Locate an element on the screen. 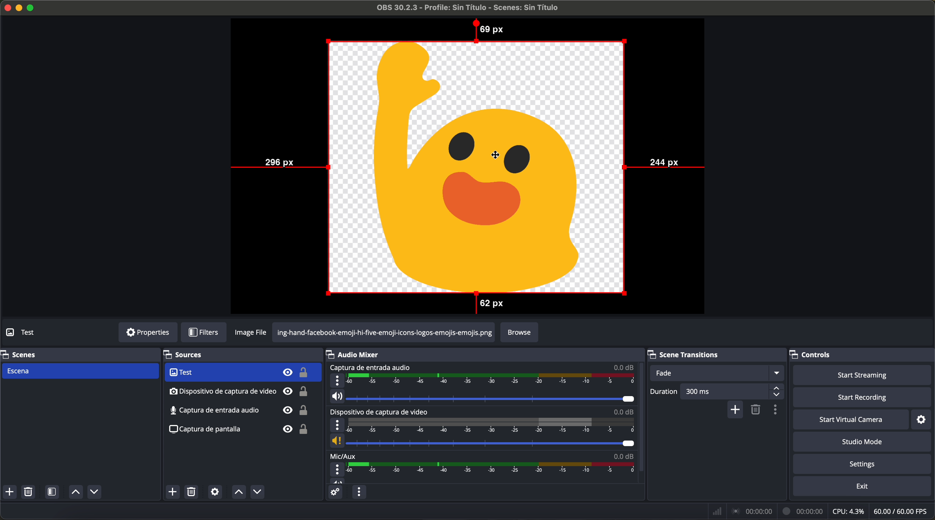 This screenshot has width=935, height=520. no source selected is located at coordinates (38, 332).